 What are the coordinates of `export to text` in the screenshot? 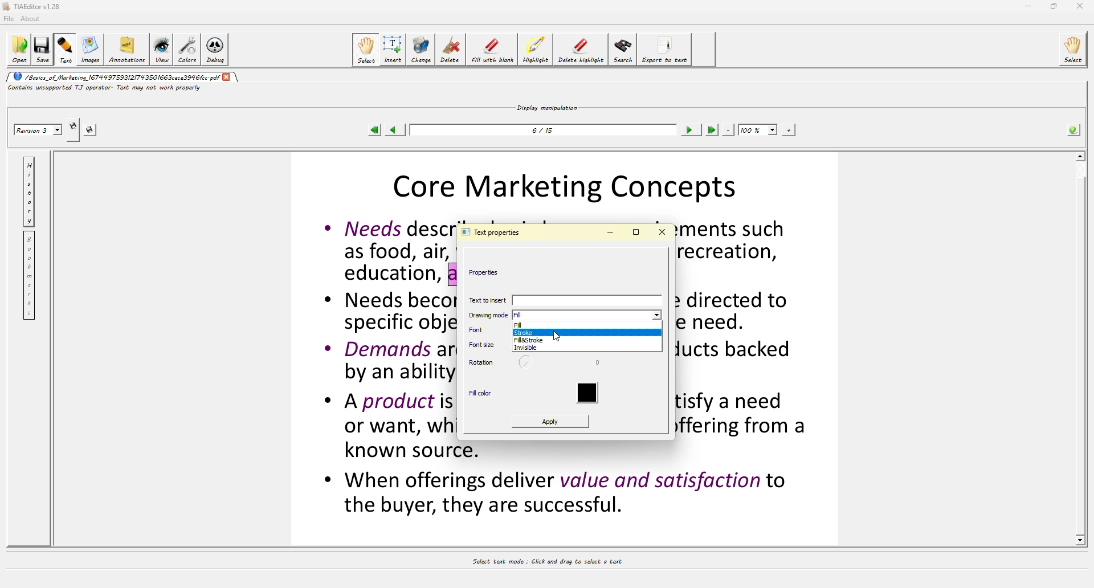 It's located at (662, 48).